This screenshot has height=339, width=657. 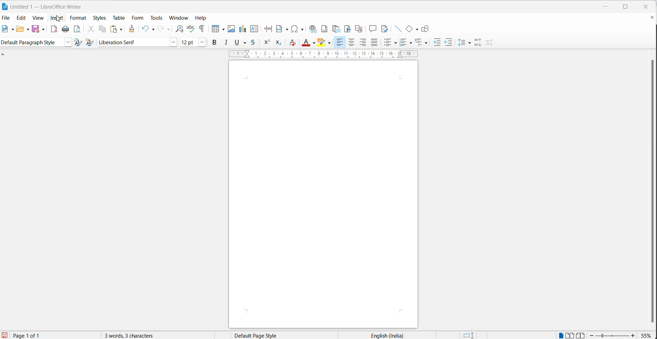 I want to click on show draw functions, so click(x=428, y=29).